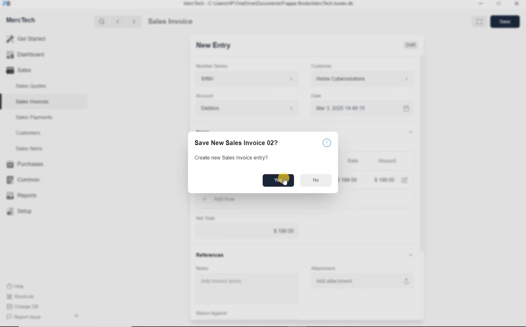 This screenshot has width=526, height=327. I want to click on Number Series, so click(214, 66).